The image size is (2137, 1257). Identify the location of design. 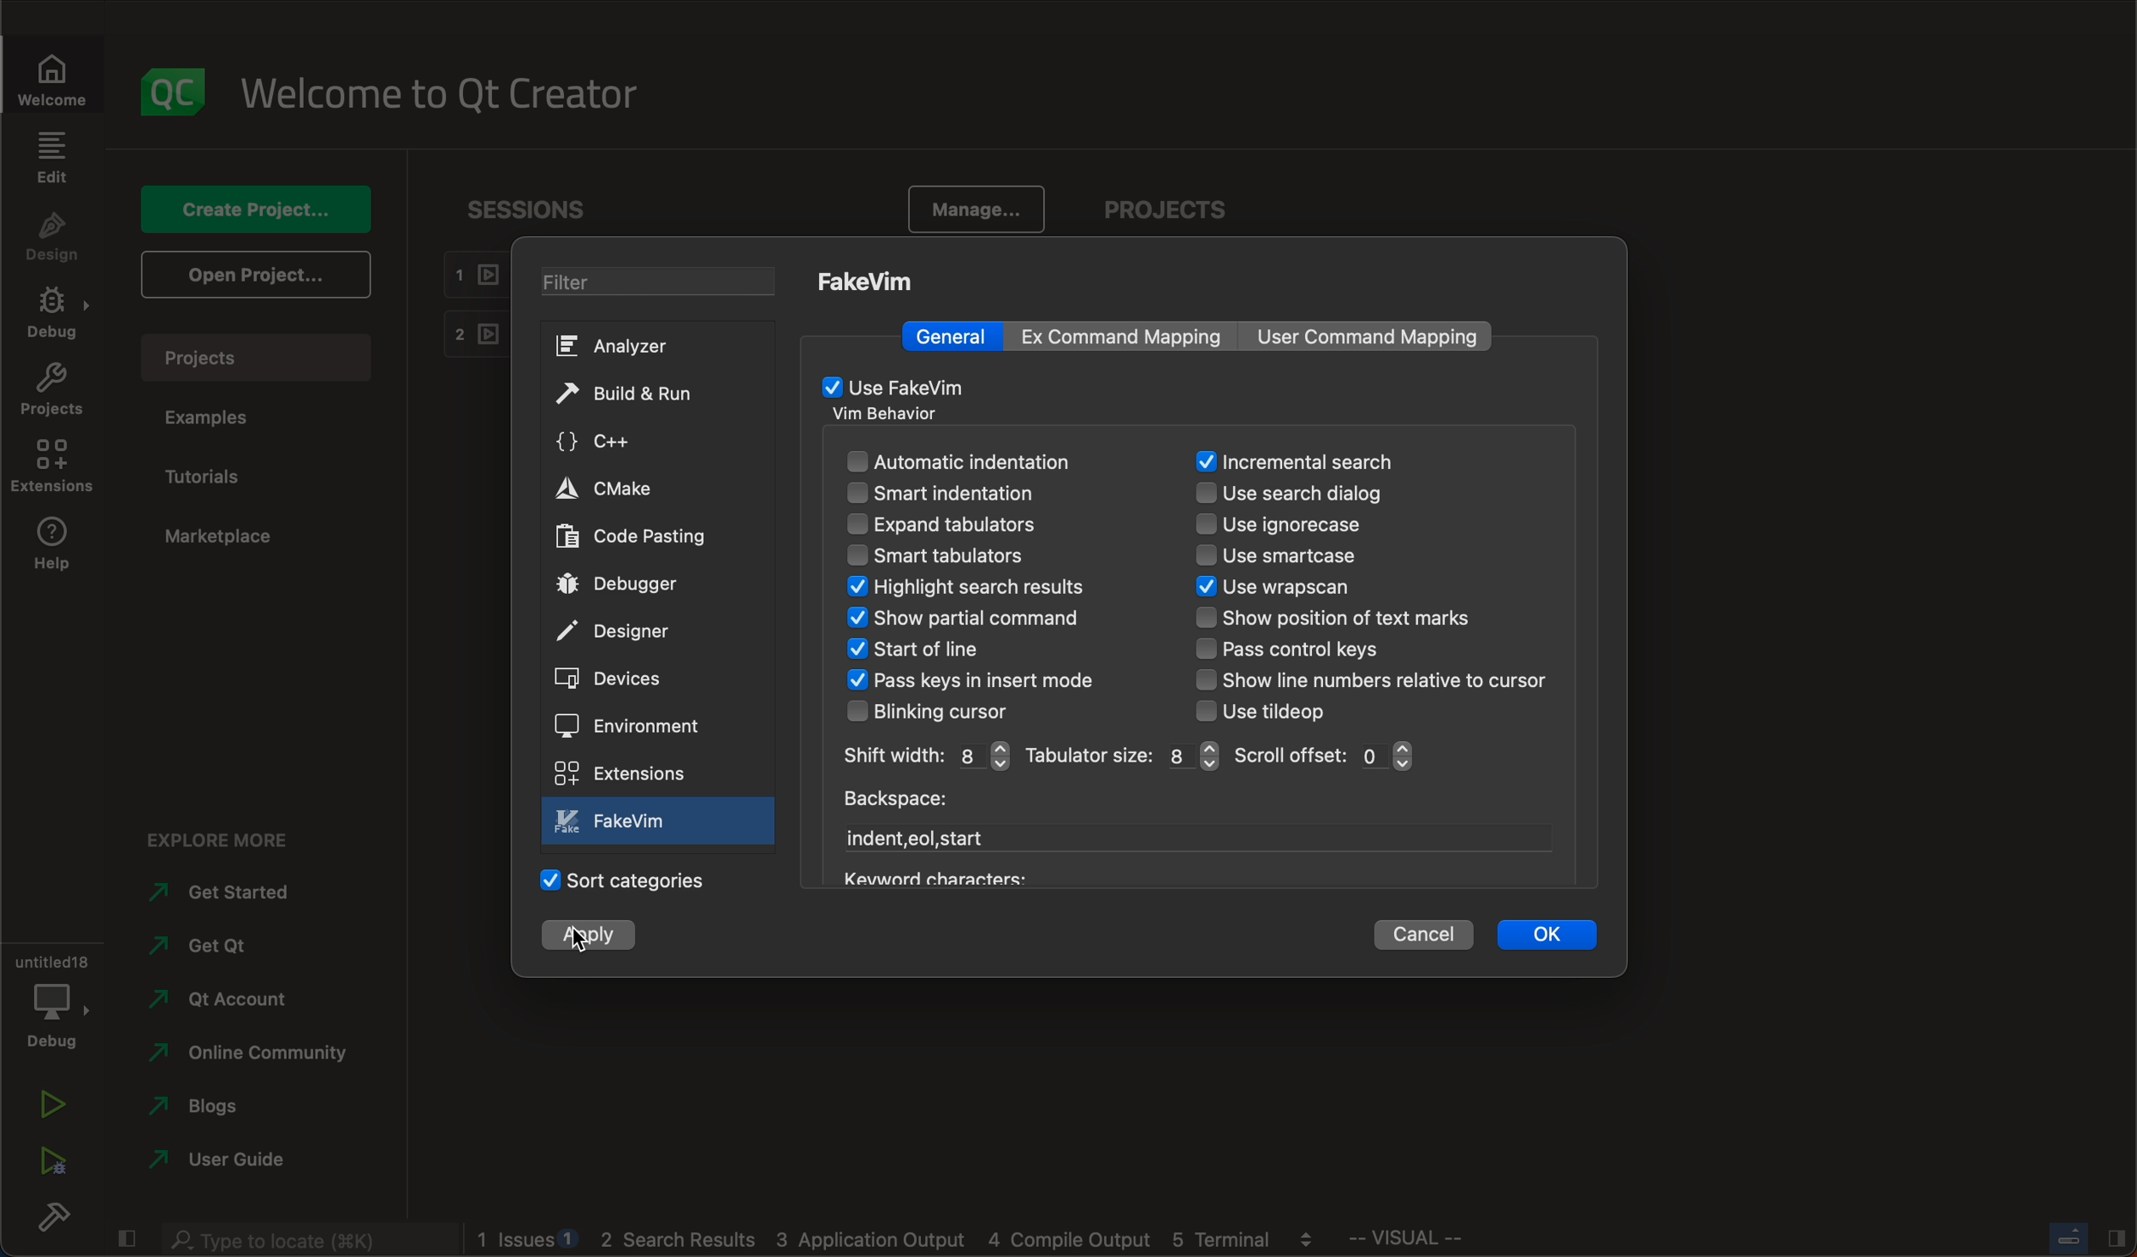
(57, 236).